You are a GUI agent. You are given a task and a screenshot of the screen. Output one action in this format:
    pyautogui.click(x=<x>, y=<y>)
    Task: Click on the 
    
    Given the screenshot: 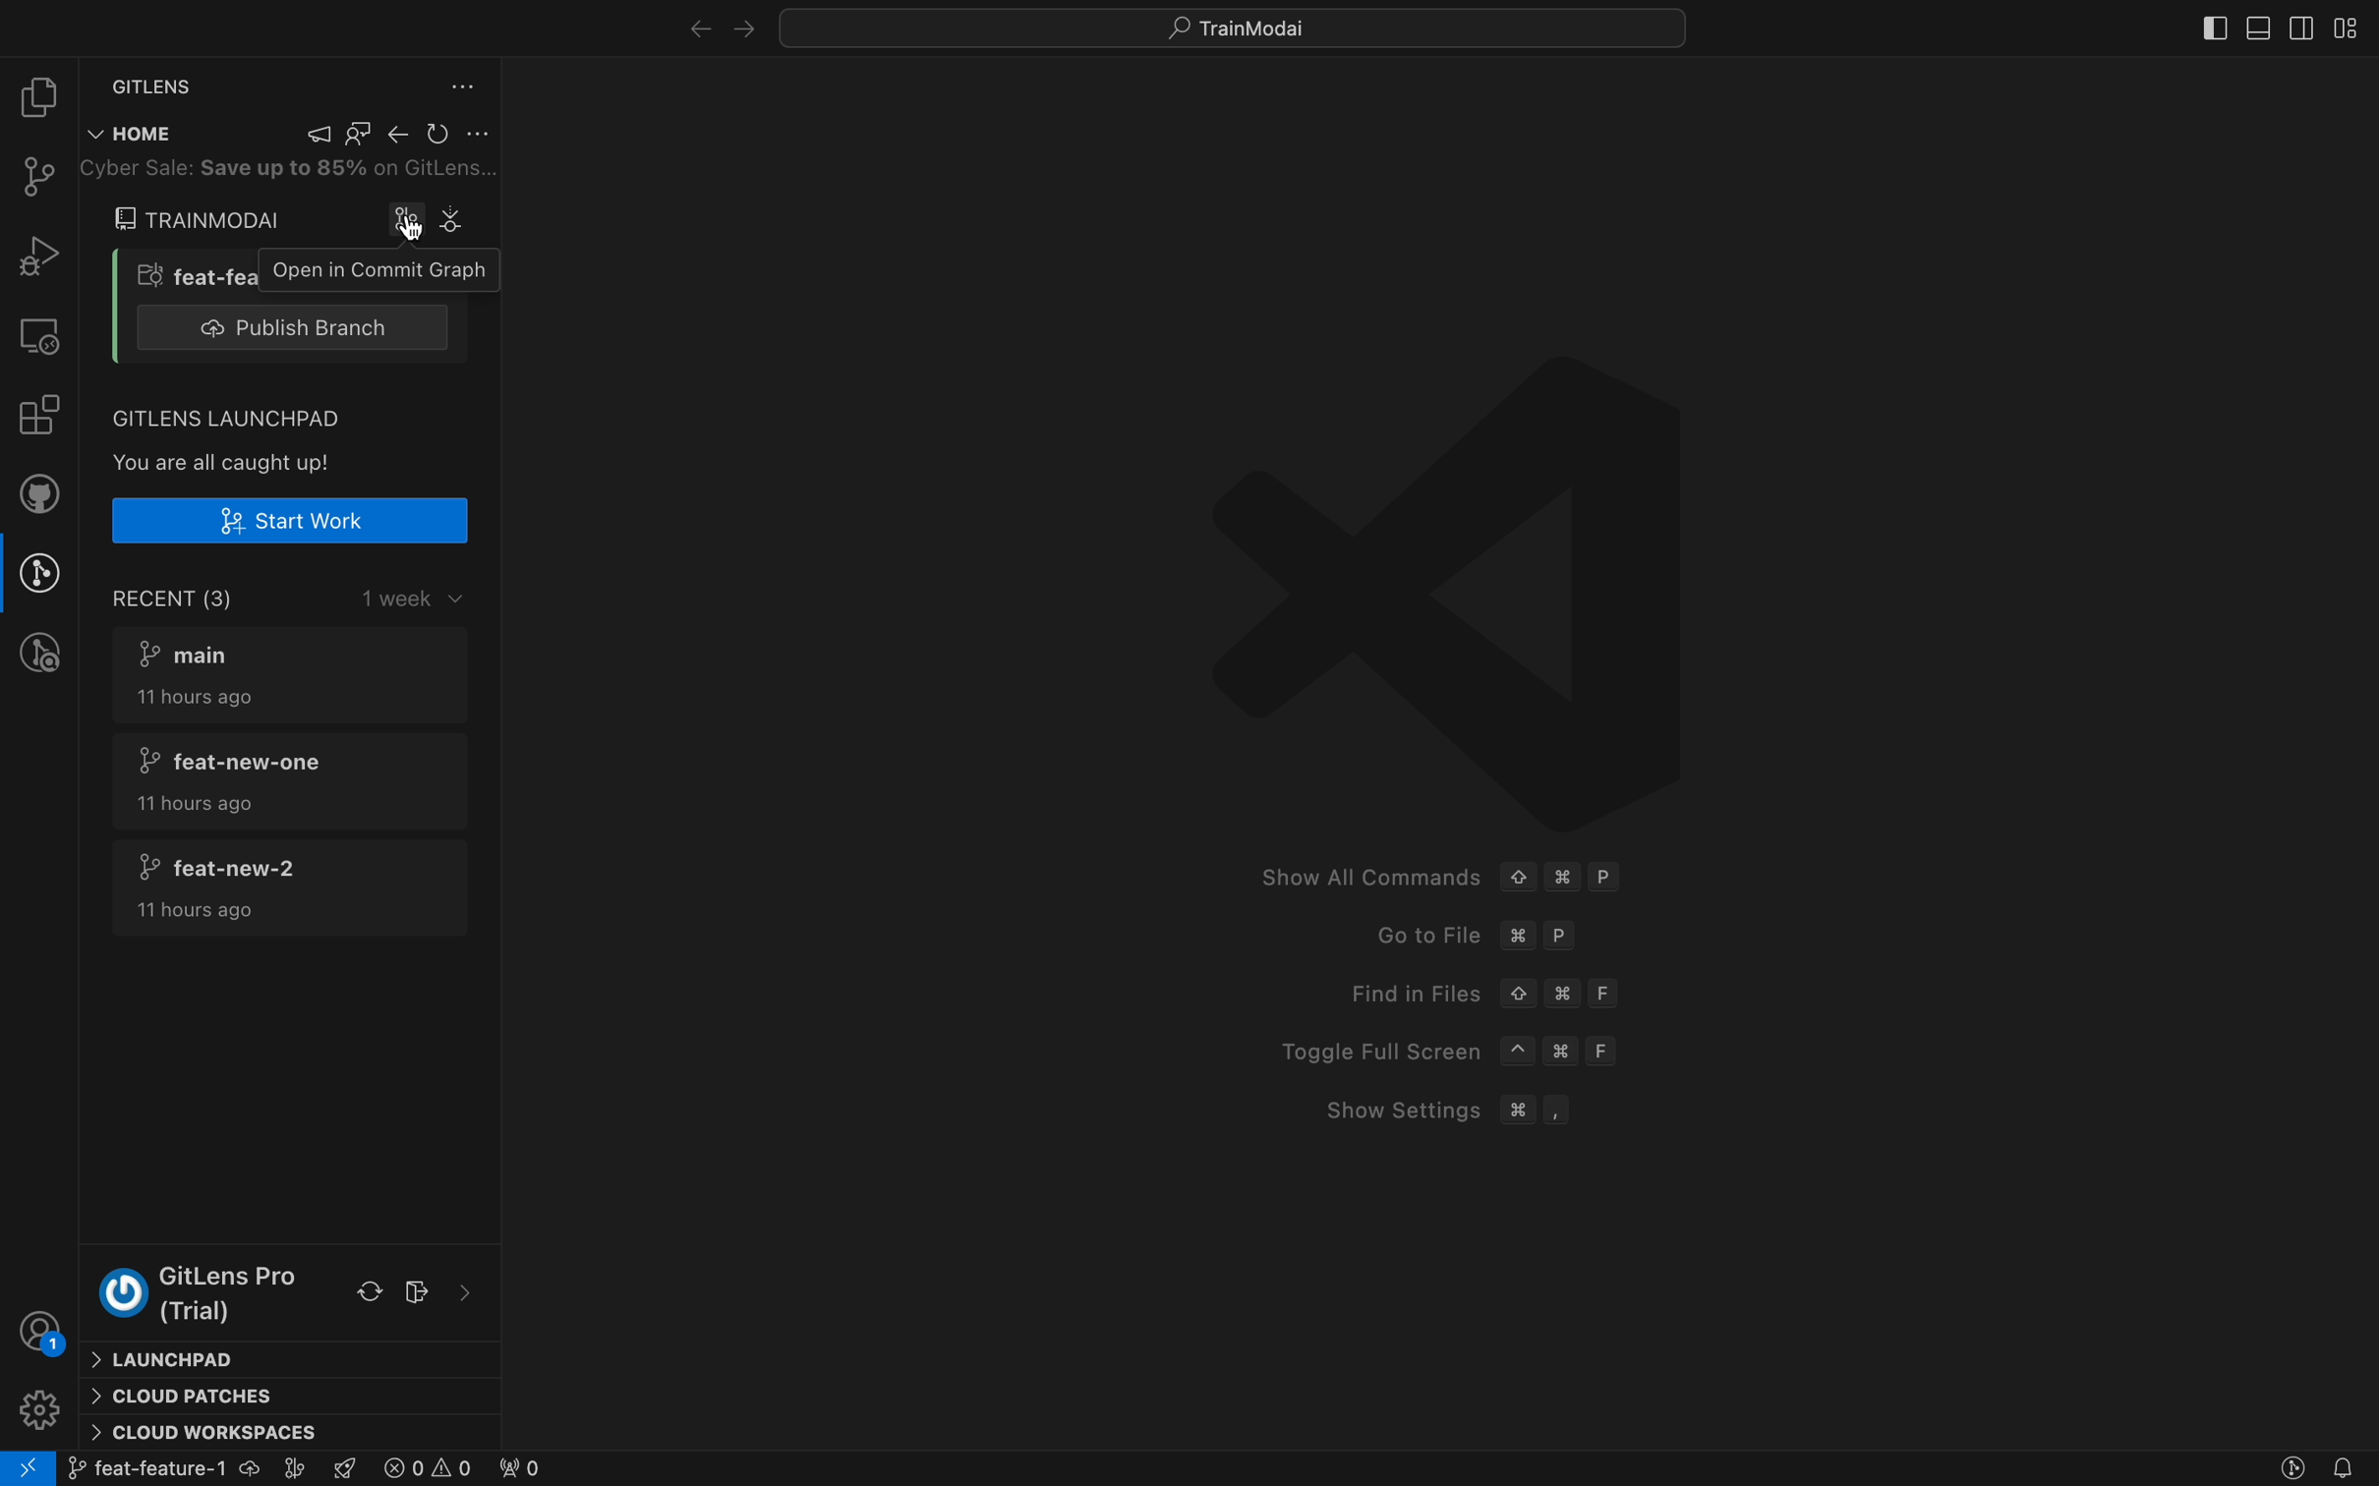 What is the action you would take?
    pyautogui.click(x=275, y=171)
    